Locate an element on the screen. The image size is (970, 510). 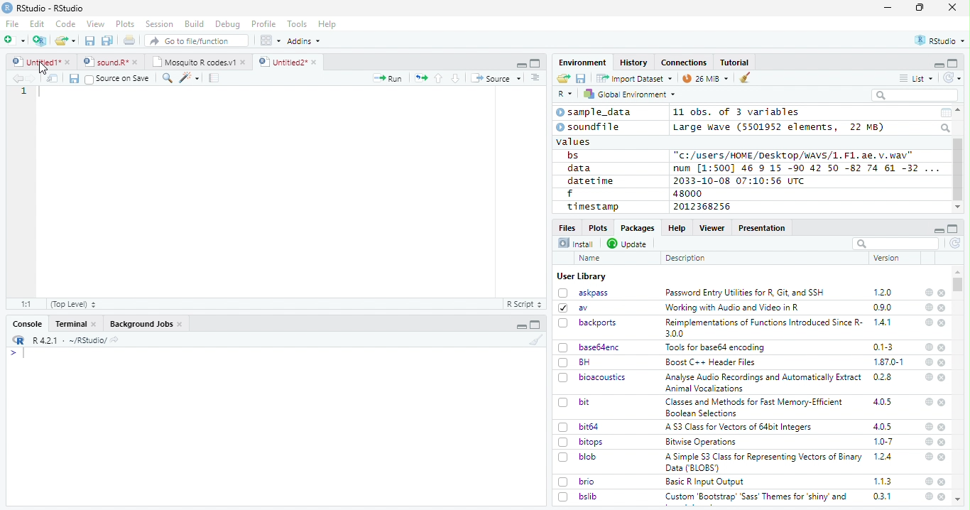
New file is located at coordinates (16, 40).